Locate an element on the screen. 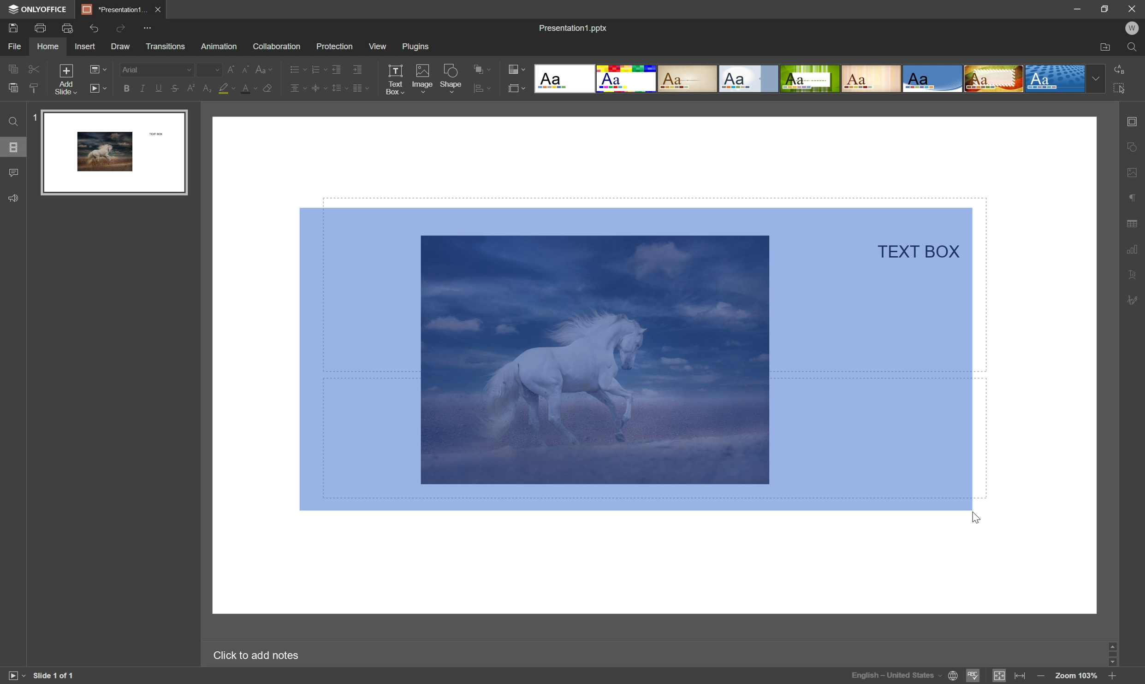  Official is located at coordinates (748, 80).